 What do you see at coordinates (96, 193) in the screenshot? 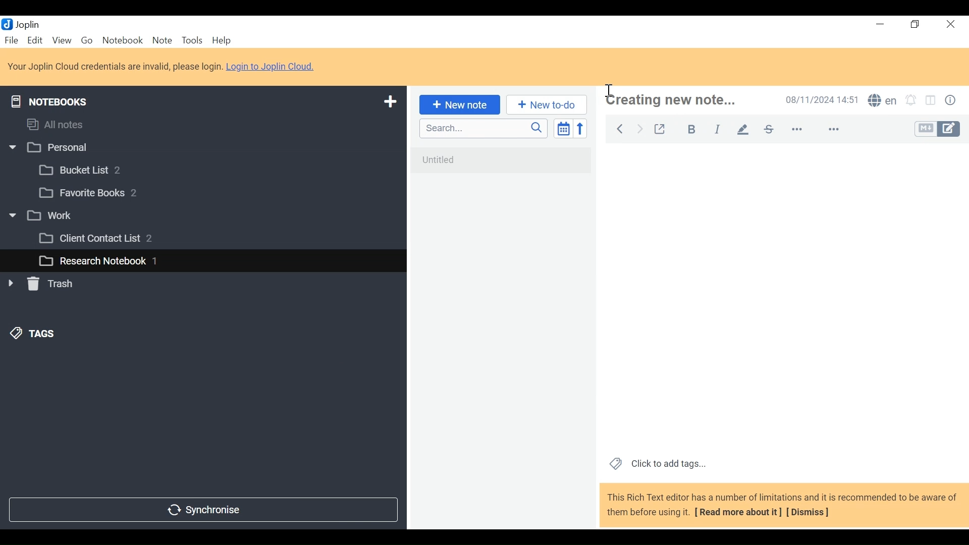
I see `[3 Favorite Books 2` at bounding box center [96, 193].